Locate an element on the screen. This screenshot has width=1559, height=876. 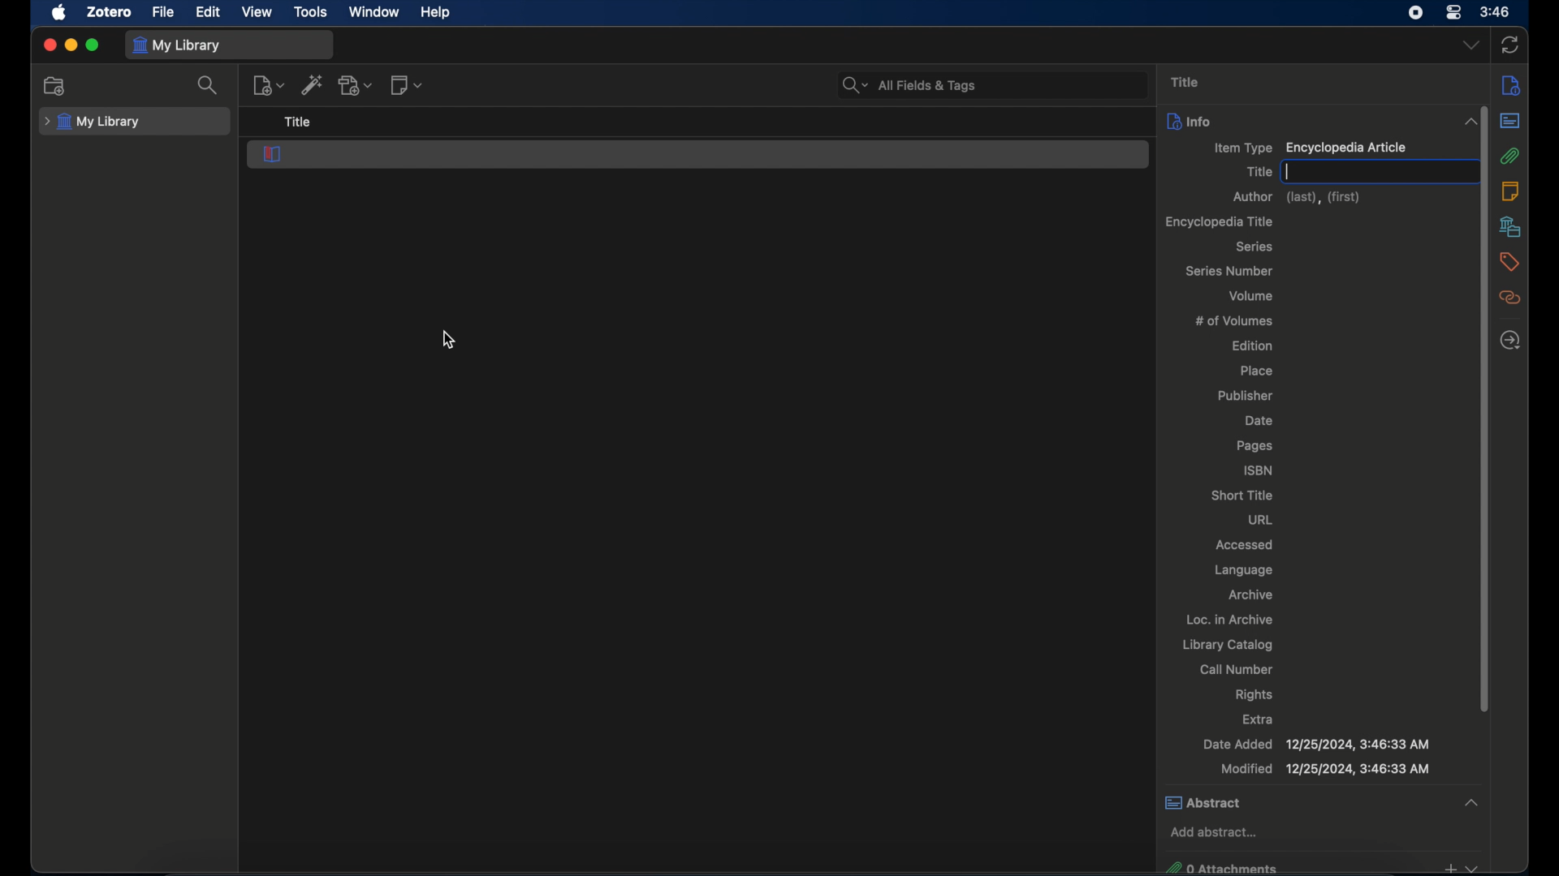
file is located at coordinates (162, 11).